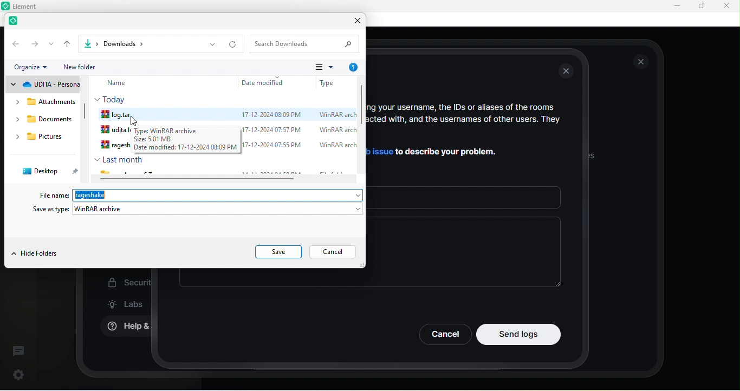 This screenshot has width=740, height=391. Describe the element at coordinates (273, 129) in the screenshot. I see `17-12-2024 07:57 PM` at that location.